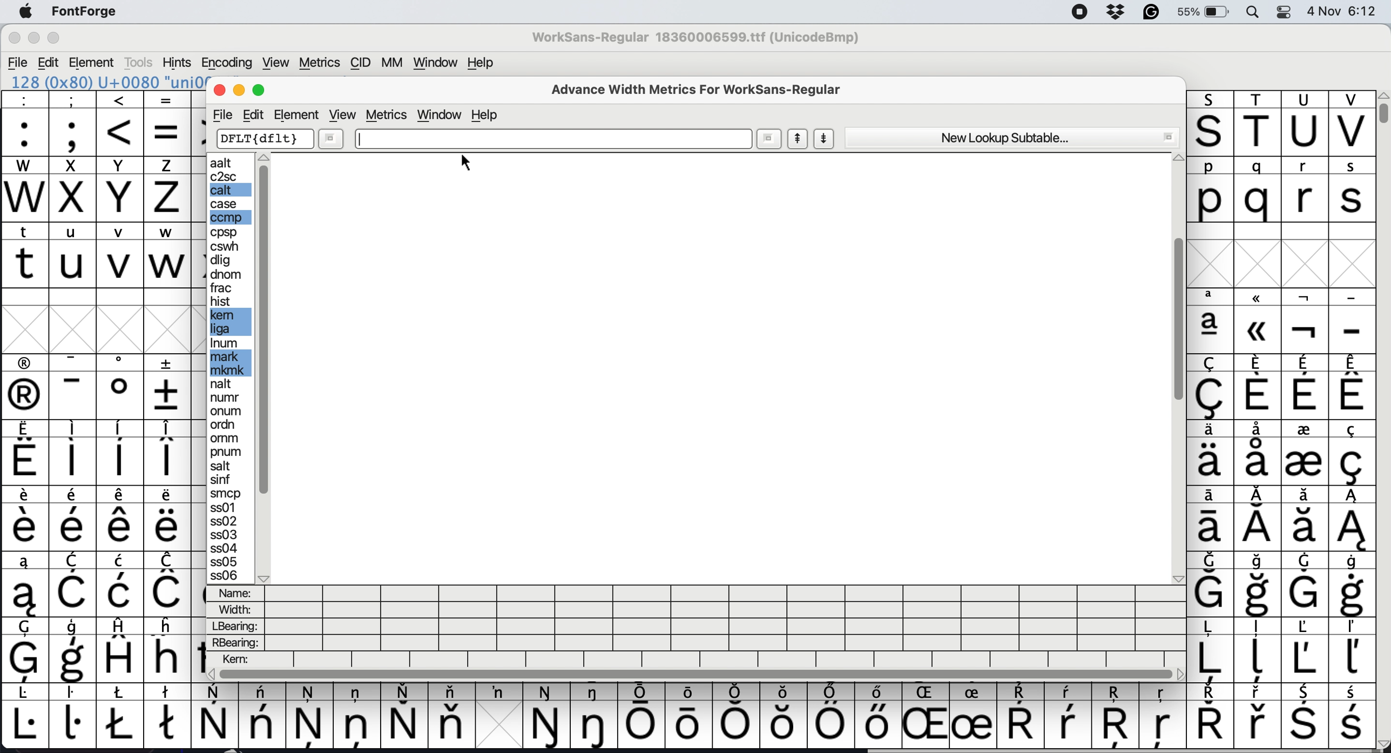 The height and width of the screenshot is (753, 1391). What do you see at coordinates (1286, 363) in the screenshot?
I see `special characters` at bounding box center [1286, 363].